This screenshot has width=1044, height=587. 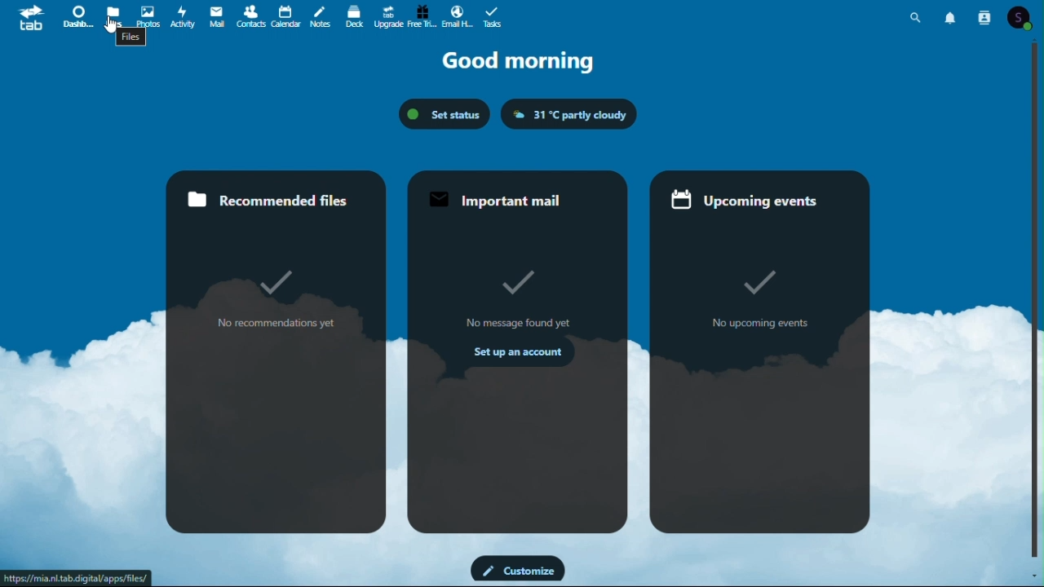 I want to click on https://mia.nl.tab.digital/apps/files/, so click(x=79, y=576).